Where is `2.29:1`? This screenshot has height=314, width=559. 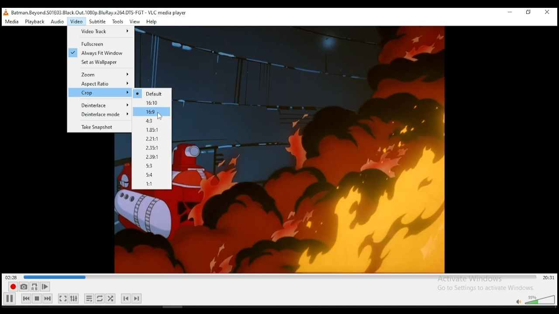
2.29:1 is located at coordinates (152, 157).